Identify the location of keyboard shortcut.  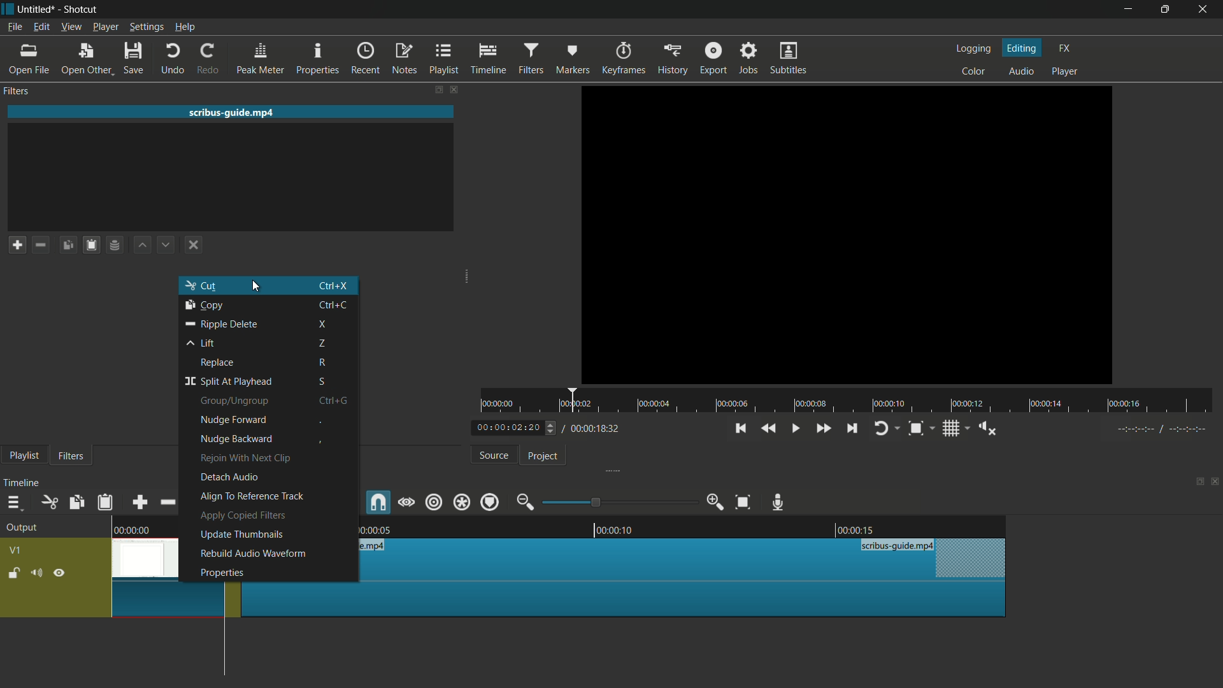
(320, 422).